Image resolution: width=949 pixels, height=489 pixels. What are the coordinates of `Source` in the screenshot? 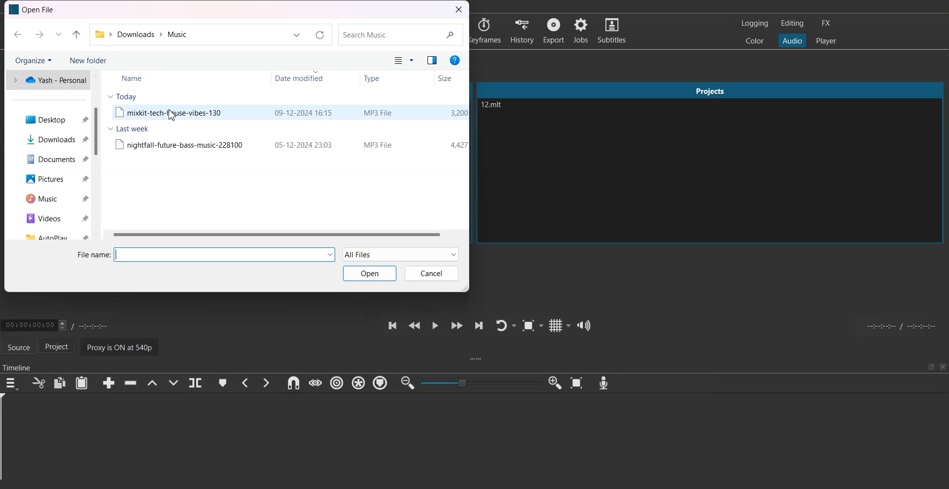 It's located at (18, 346).